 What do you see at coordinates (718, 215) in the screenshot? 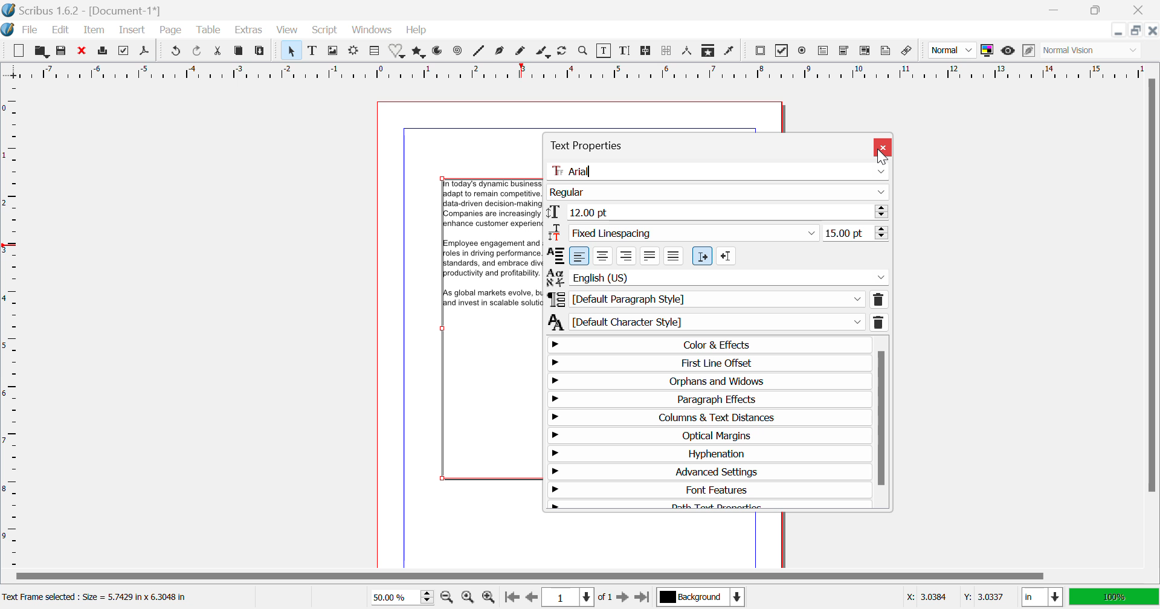
I see `Font Size` at bounding box center [718, 215].